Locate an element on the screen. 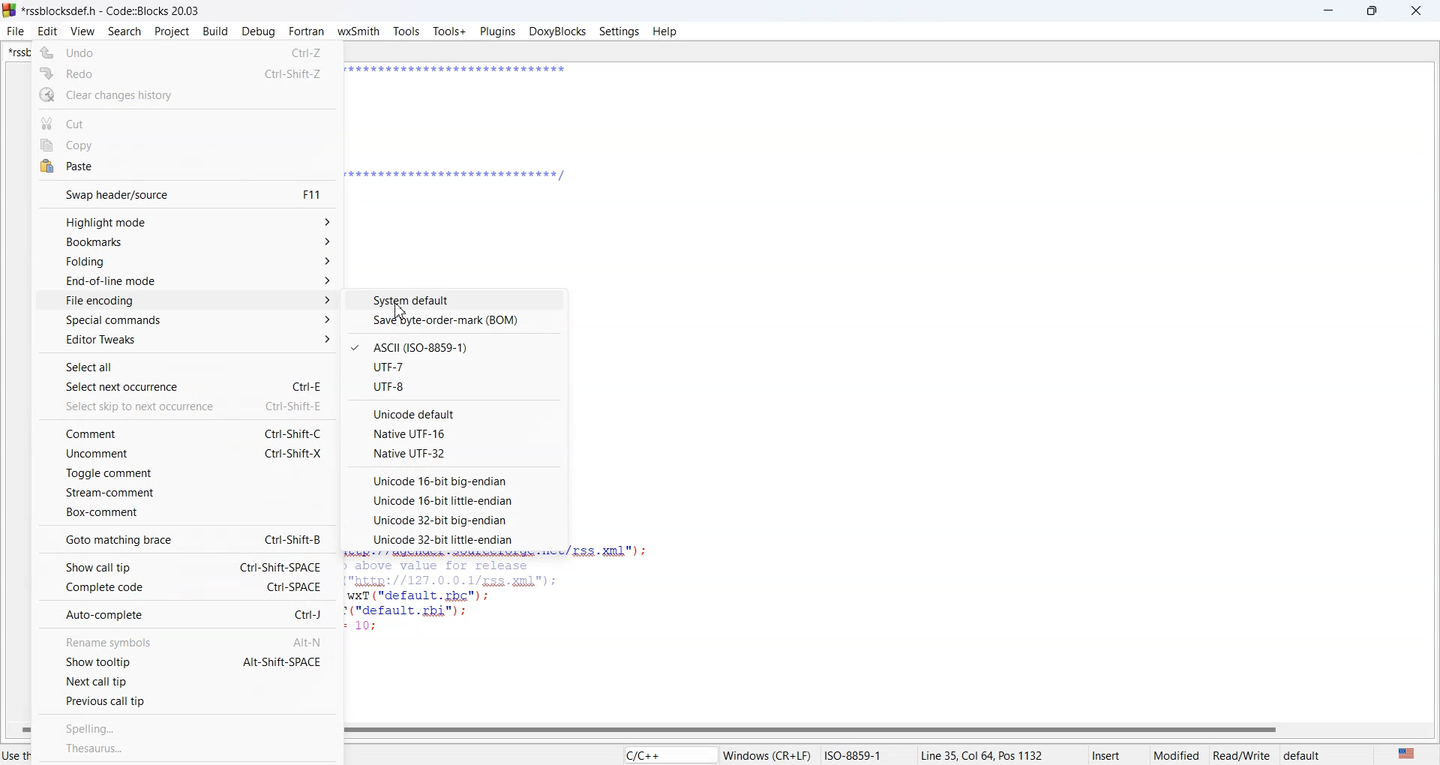 The width and height of the screenshot is (1440, 765). Unicode default is located at coordinates (457, 412).